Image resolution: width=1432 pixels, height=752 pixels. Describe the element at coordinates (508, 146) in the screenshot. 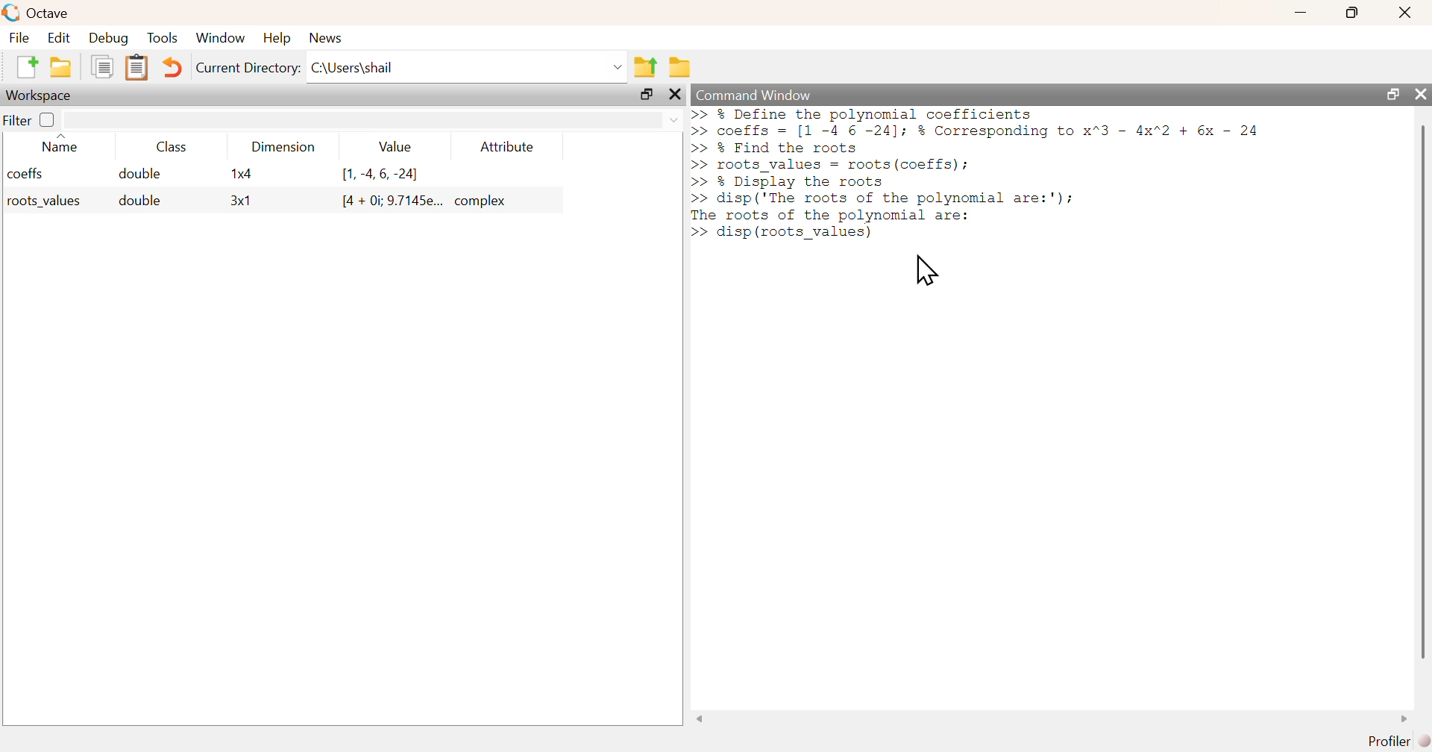

I see `Attribute` at that location.